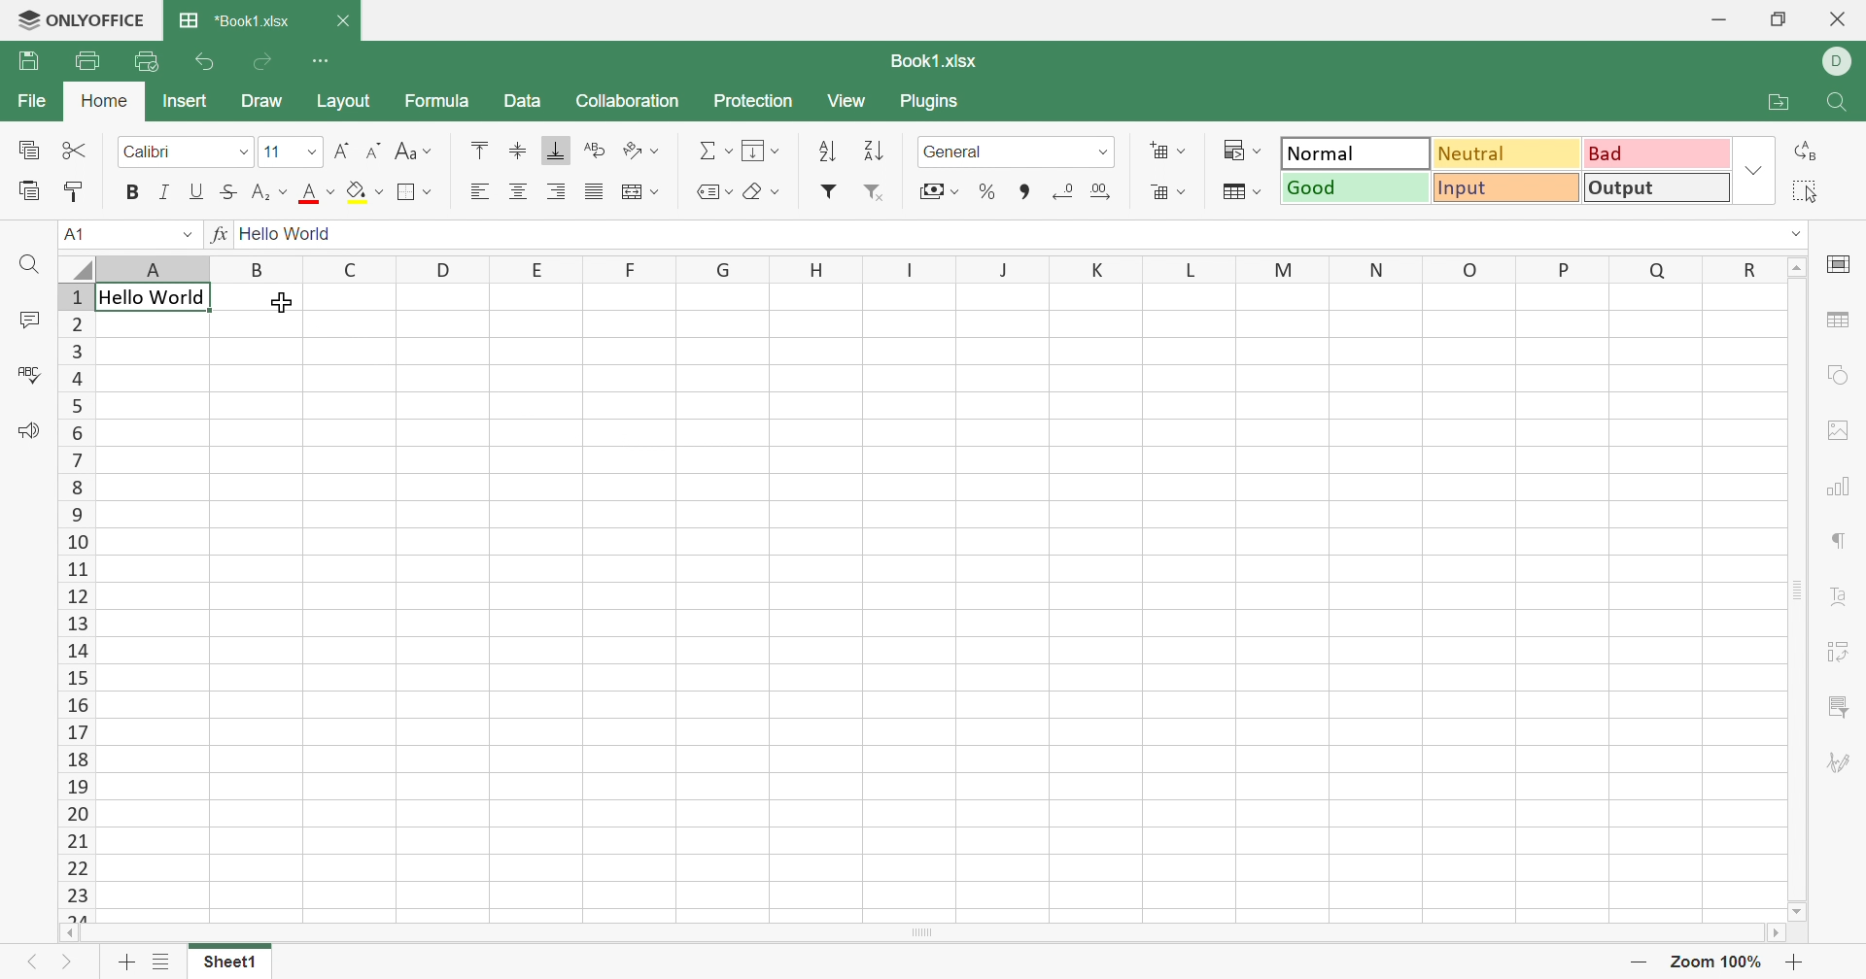  Describe the element at coordinates (1840, 540) in the screenshot. I see `paragraph settings` at that location.